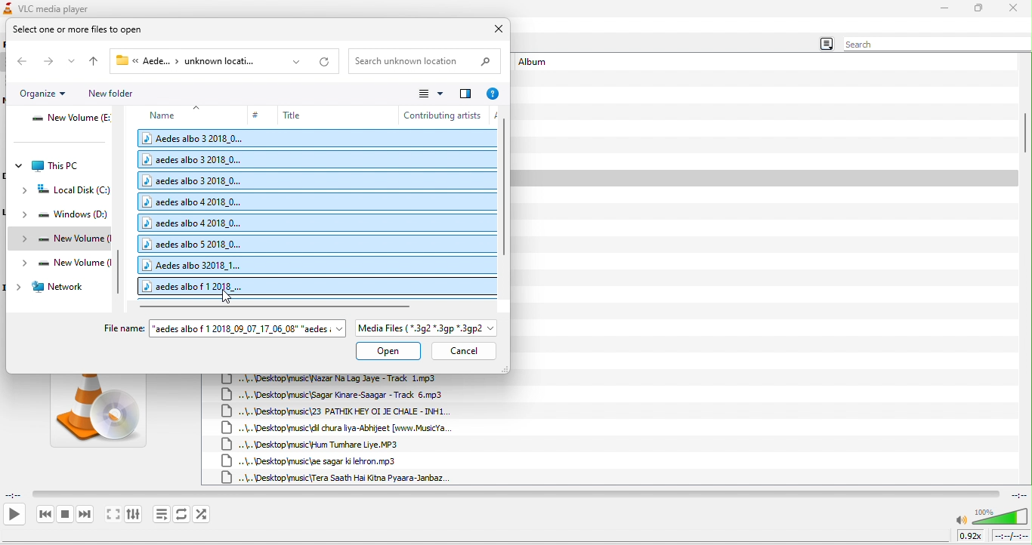 The height and width of the screenshot is (545, 1032). What do you see at coordinates (62, 263) in the screenshot?
I see `new volume (I` at bounding box center [62, 263].